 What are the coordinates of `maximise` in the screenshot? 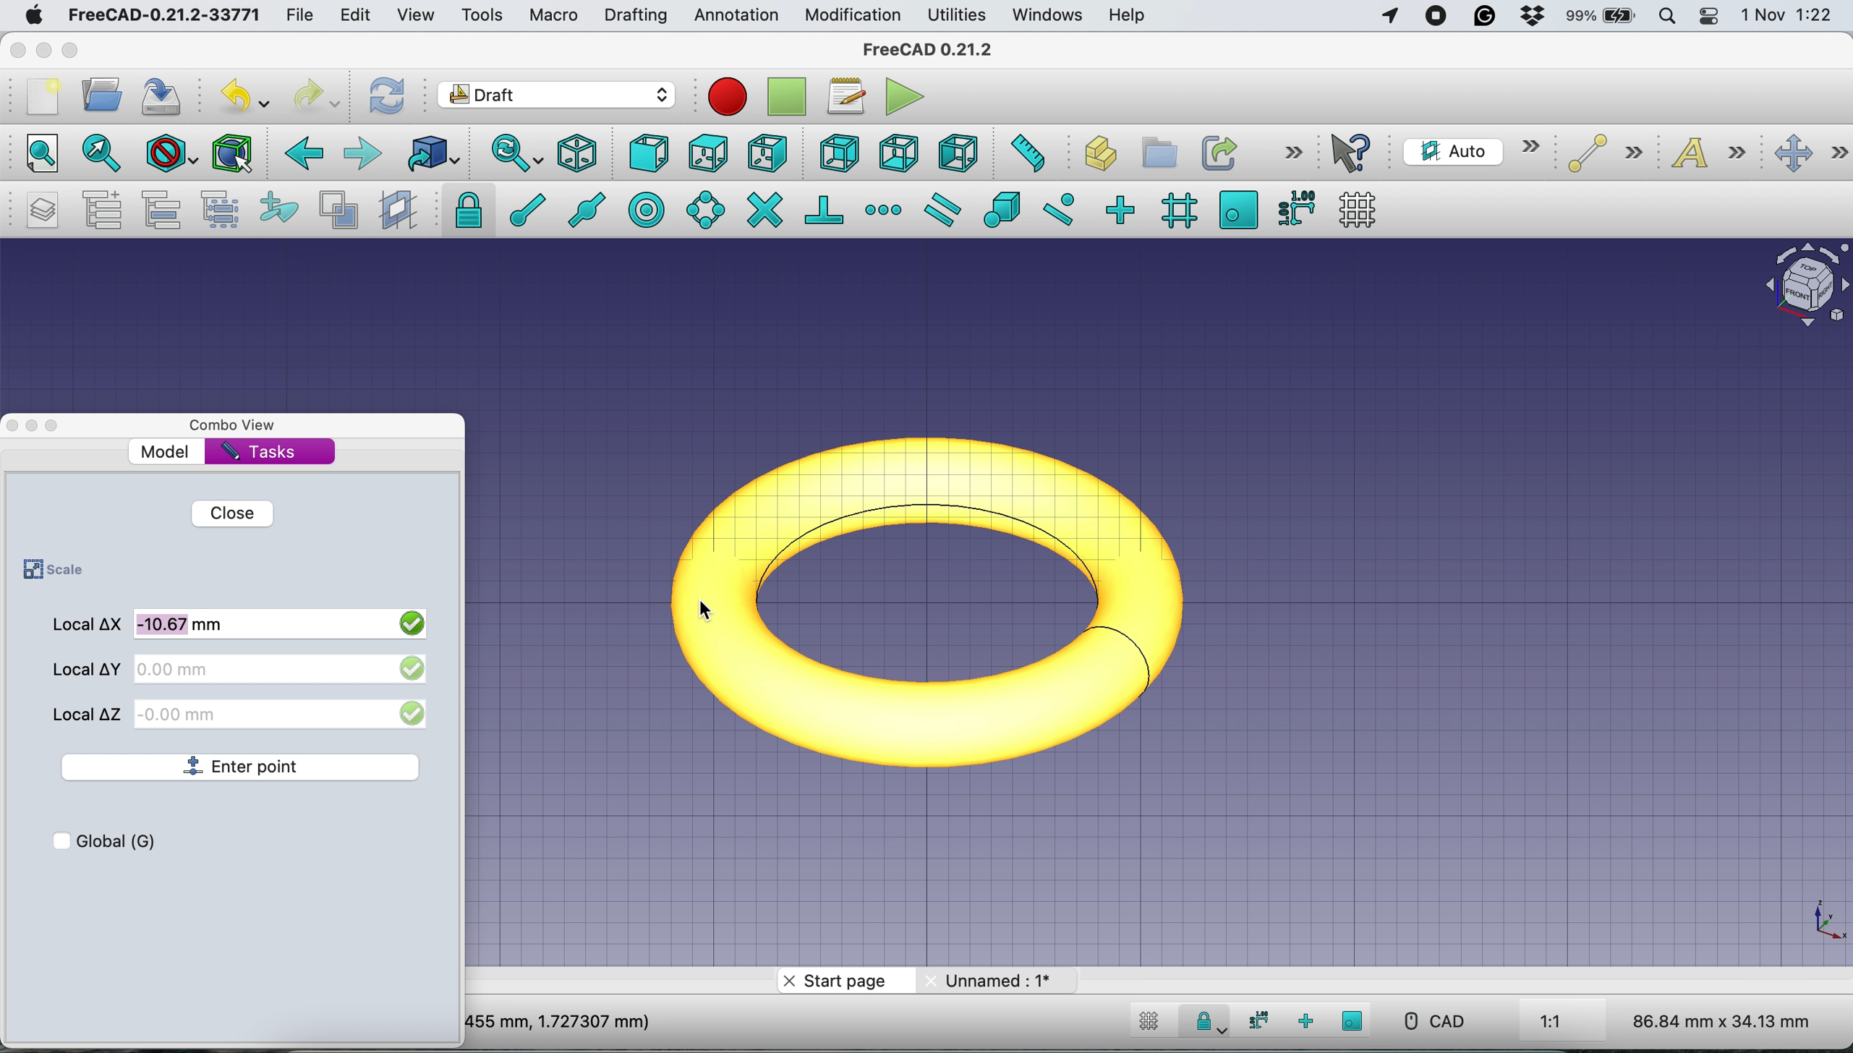 It's located at (72, 51).